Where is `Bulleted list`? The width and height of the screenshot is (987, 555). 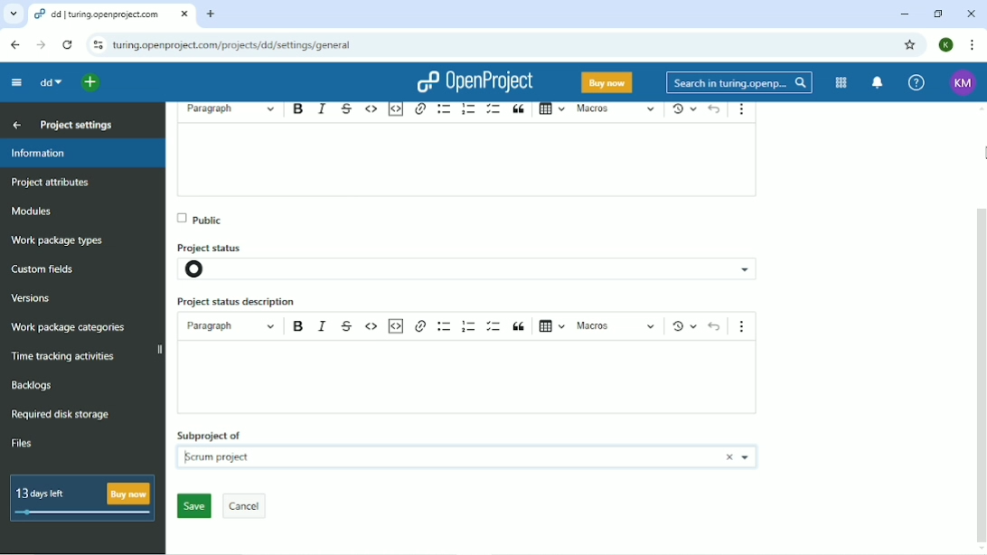 Bulleted list is located at coordinates (443, 110).